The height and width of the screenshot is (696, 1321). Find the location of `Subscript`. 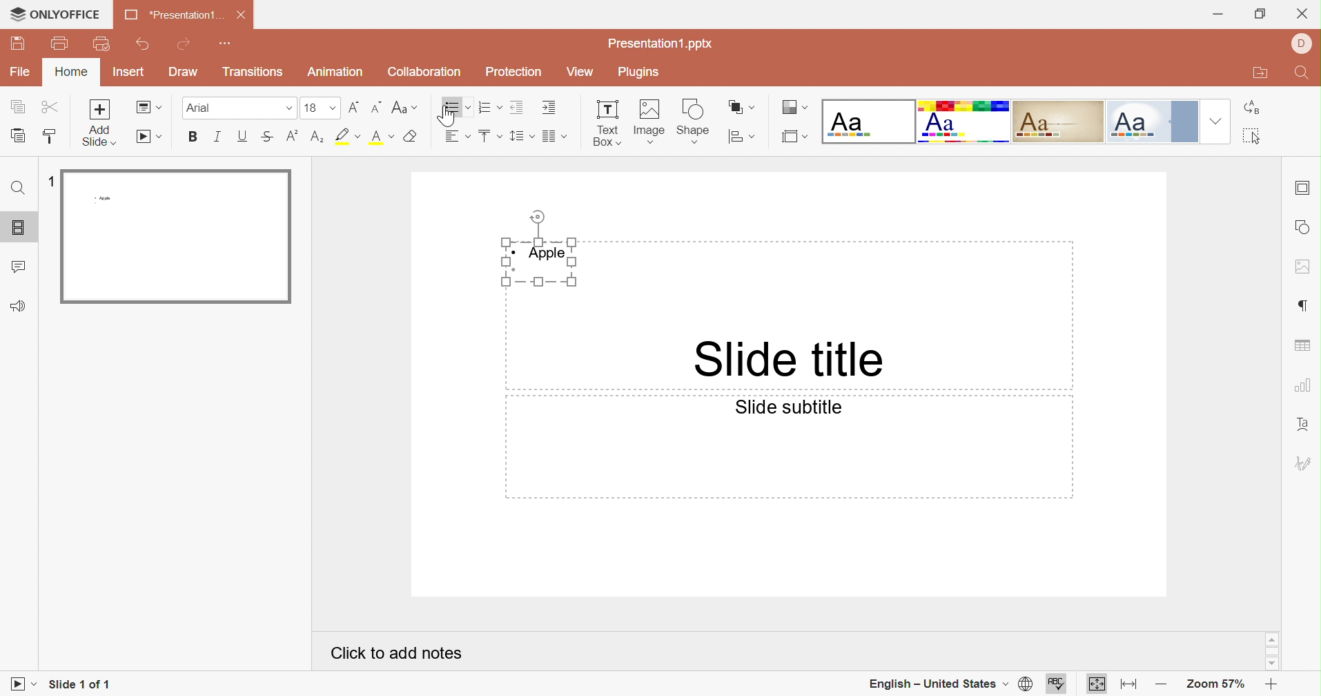

Subscript is located at coordinates (293, 137).